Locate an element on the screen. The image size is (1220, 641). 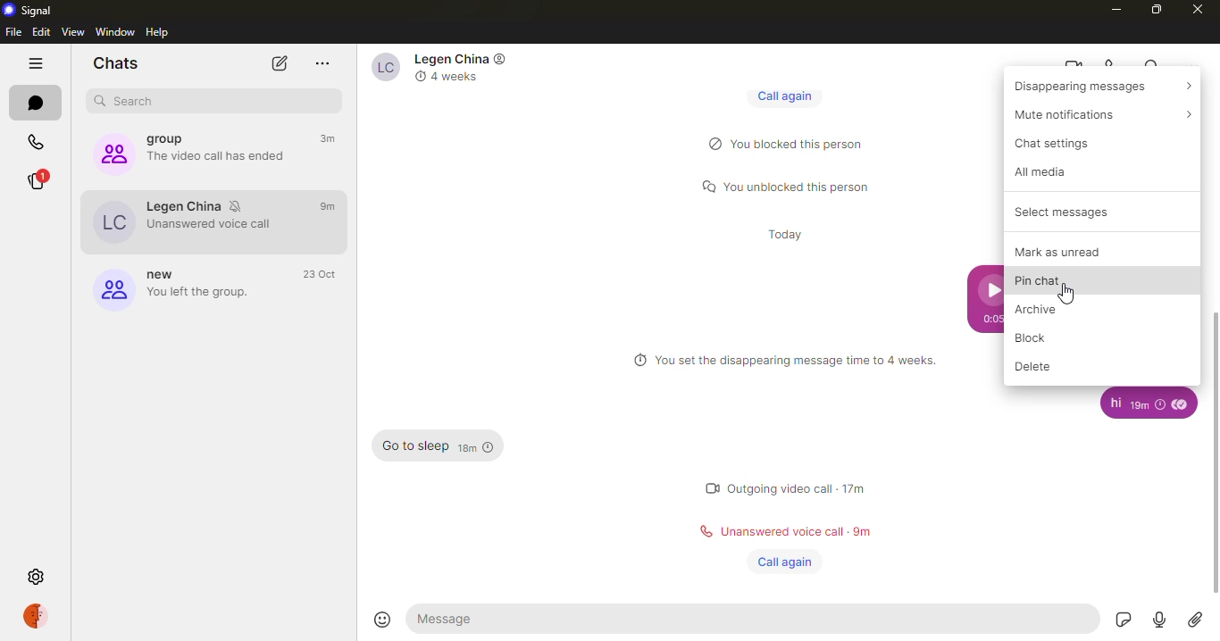
edit is located at coordinates (41, 31).